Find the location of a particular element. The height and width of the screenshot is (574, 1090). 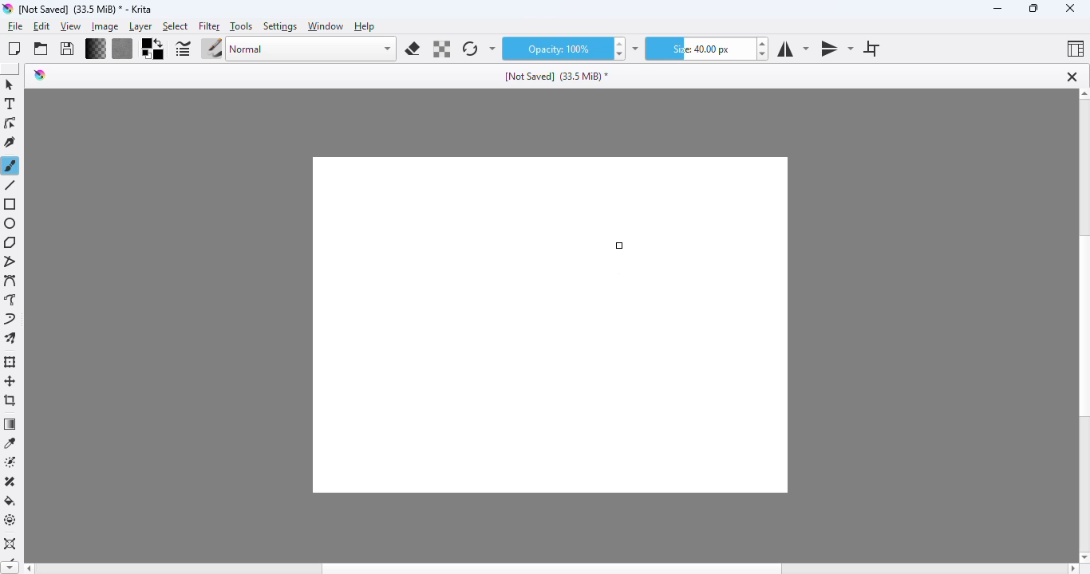

close is located at coordinates (1070, 9).